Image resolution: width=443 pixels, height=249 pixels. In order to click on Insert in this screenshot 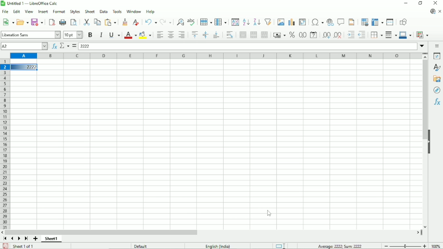, I will do `click(43, 11)`.